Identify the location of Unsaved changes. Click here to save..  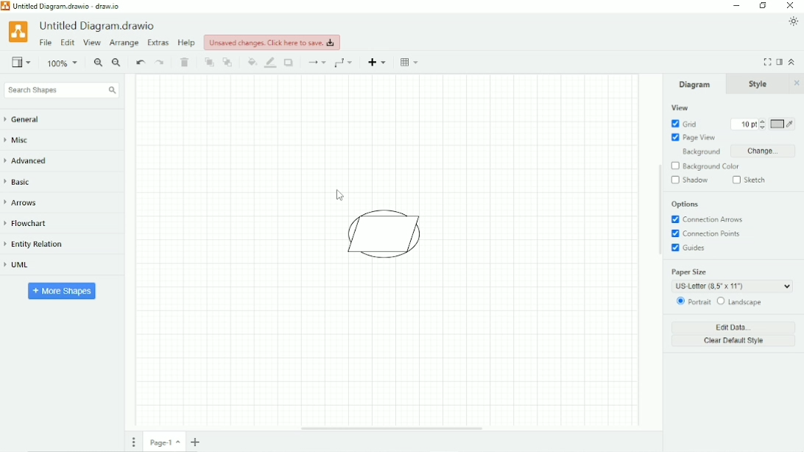
(272, 42).